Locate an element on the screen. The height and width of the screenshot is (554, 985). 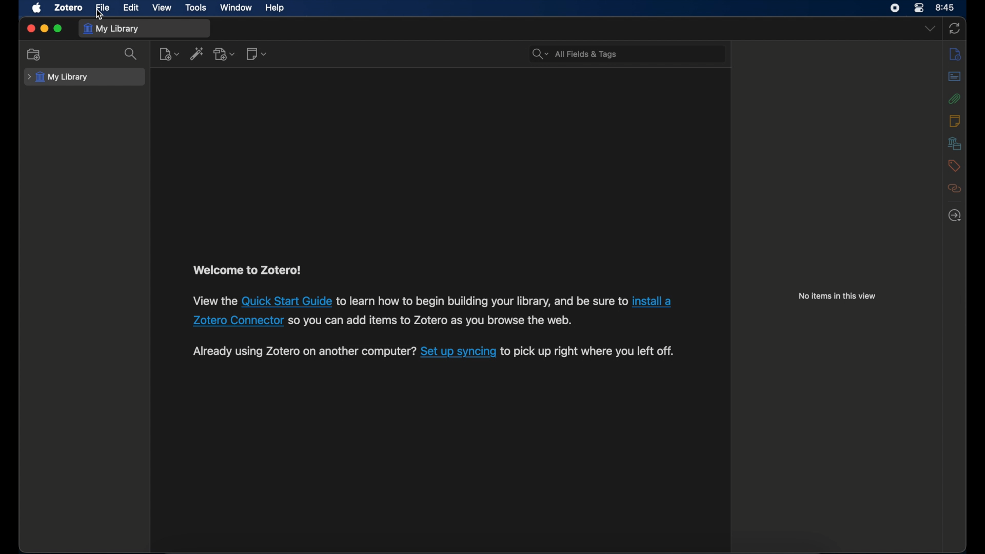
add item by identifier is located at coordinates (198, 55).